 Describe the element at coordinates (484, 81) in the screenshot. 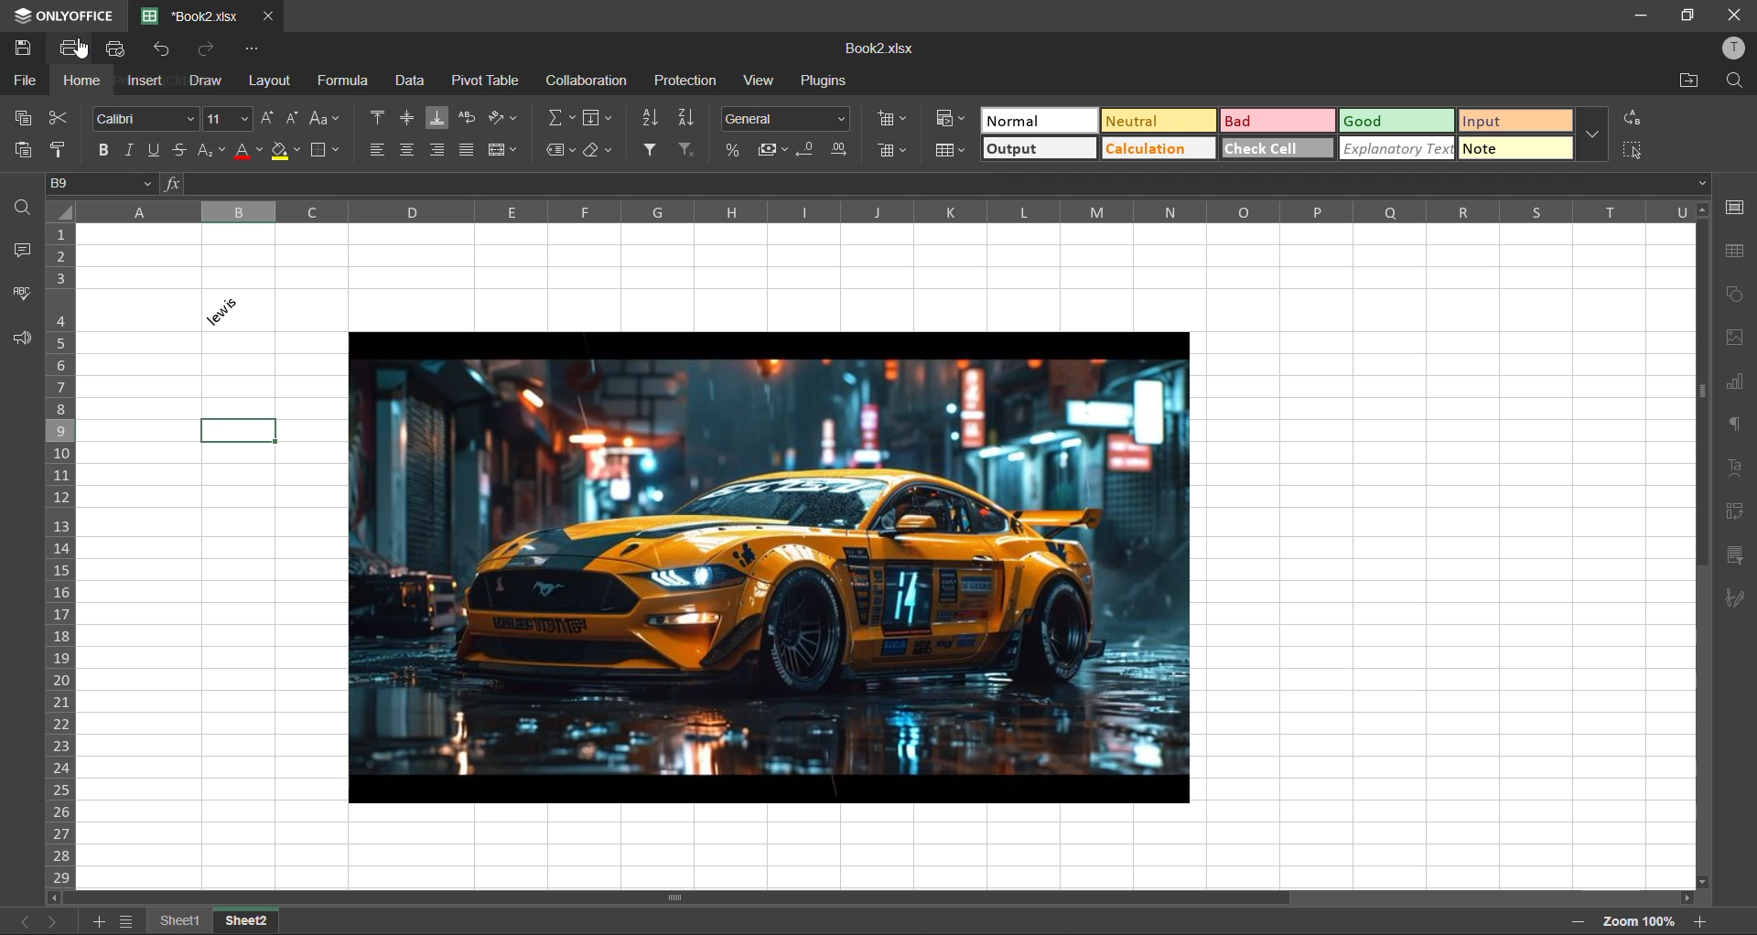

I see `pivot table` at that location.